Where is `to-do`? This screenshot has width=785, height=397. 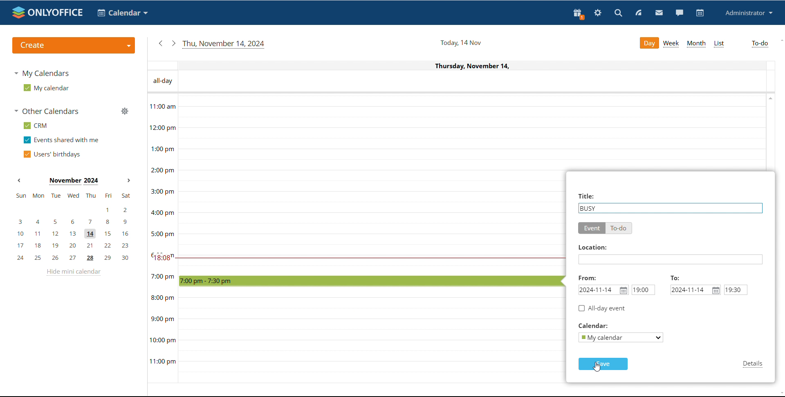
to-do is located at coordinates (620, 228).